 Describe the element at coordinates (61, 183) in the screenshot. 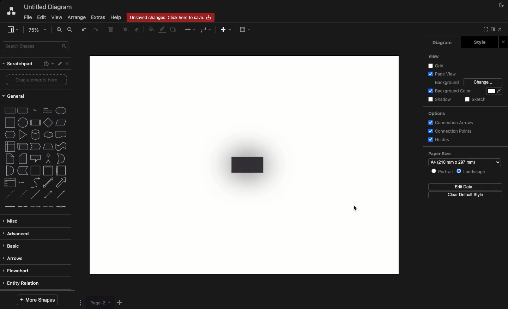

I see `arrow` at that location.